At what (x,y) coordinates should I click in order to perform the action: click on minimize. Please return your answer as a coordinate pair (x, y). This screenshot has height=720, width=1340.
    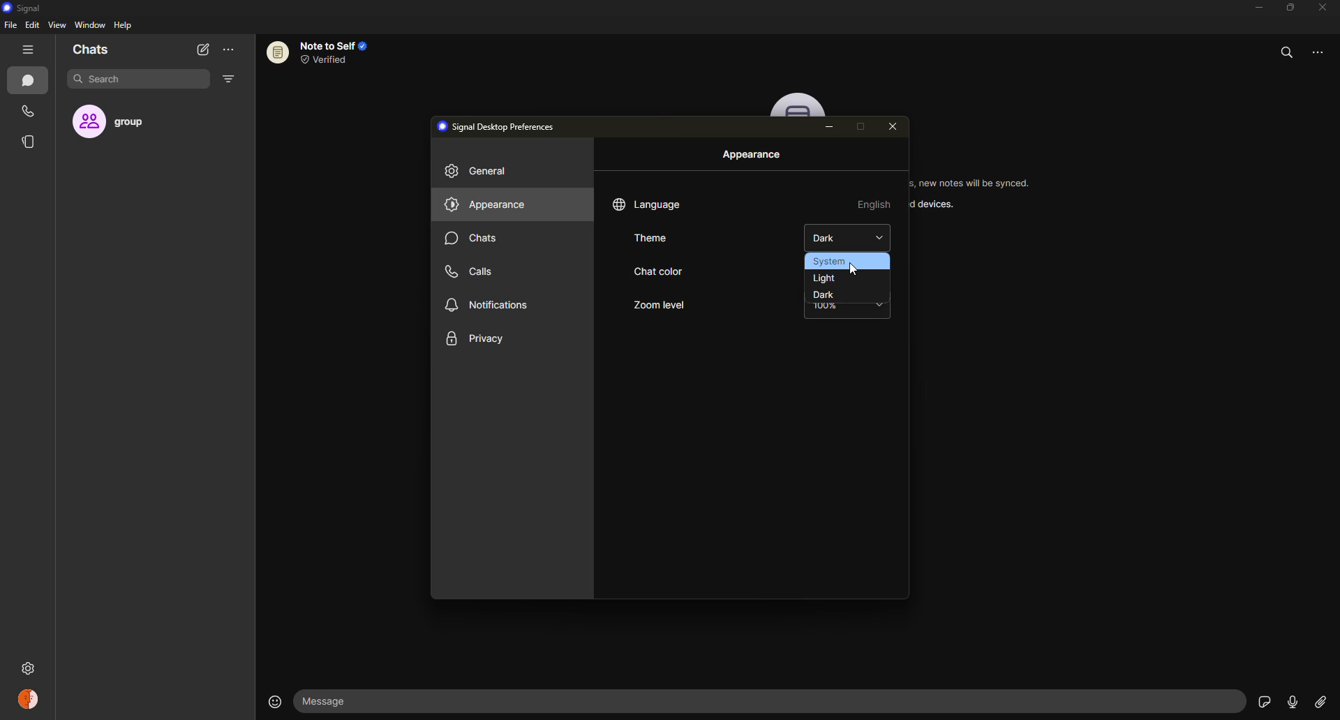
    Looking at the image, I should click on (1252, 9).